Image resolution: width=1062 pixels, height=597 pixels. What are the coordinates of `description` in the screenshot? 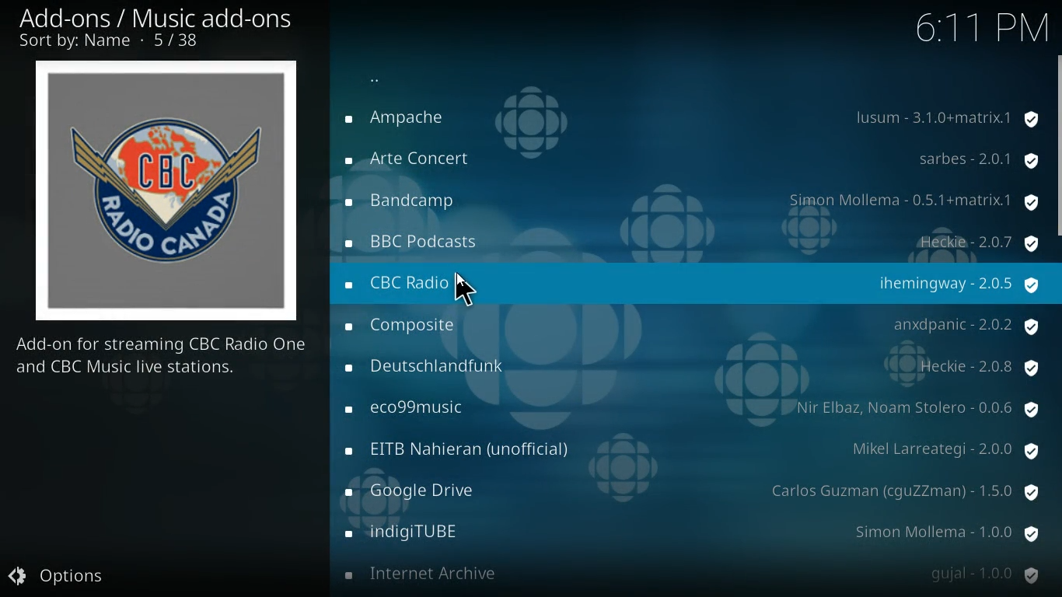 It's located at (166, 355).